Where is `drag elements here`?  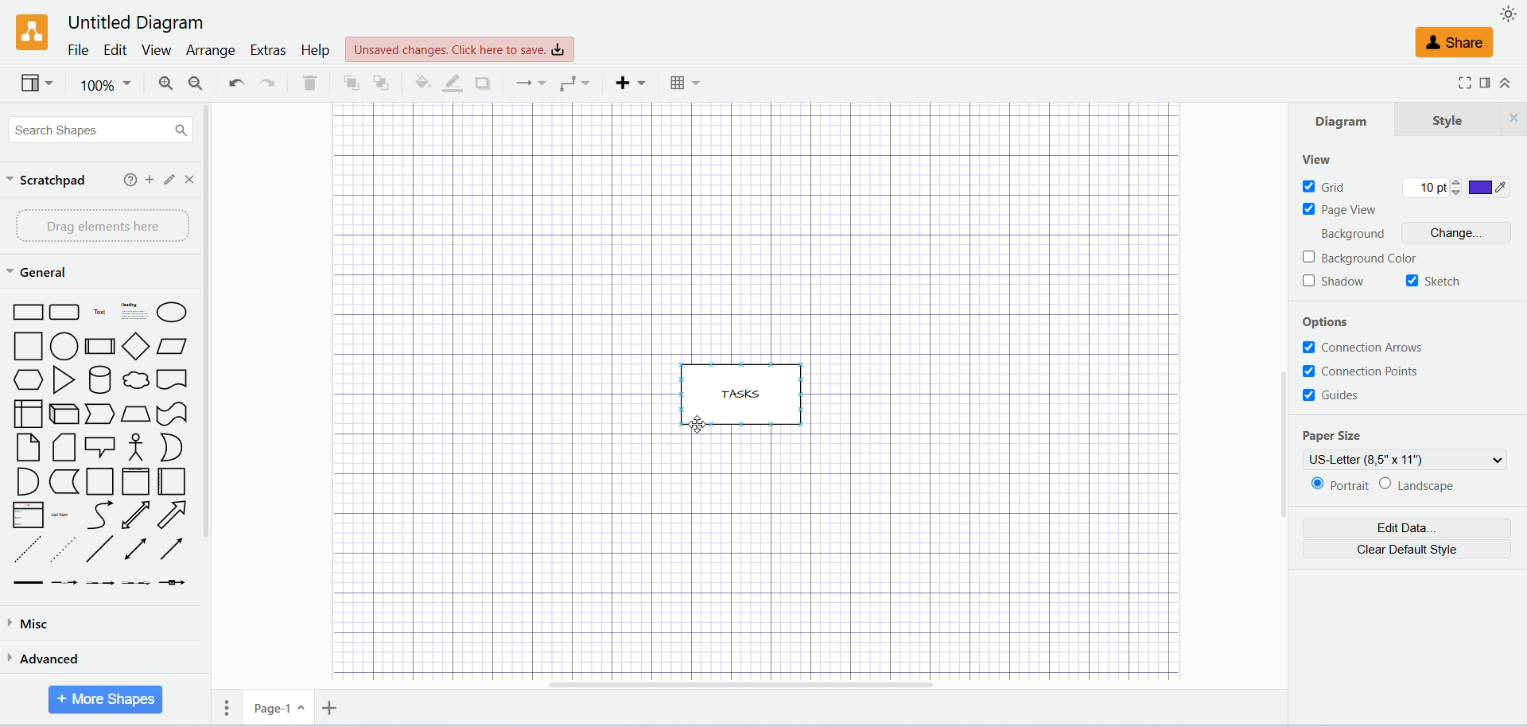 drag elements here is located at coordinates (98, 227).